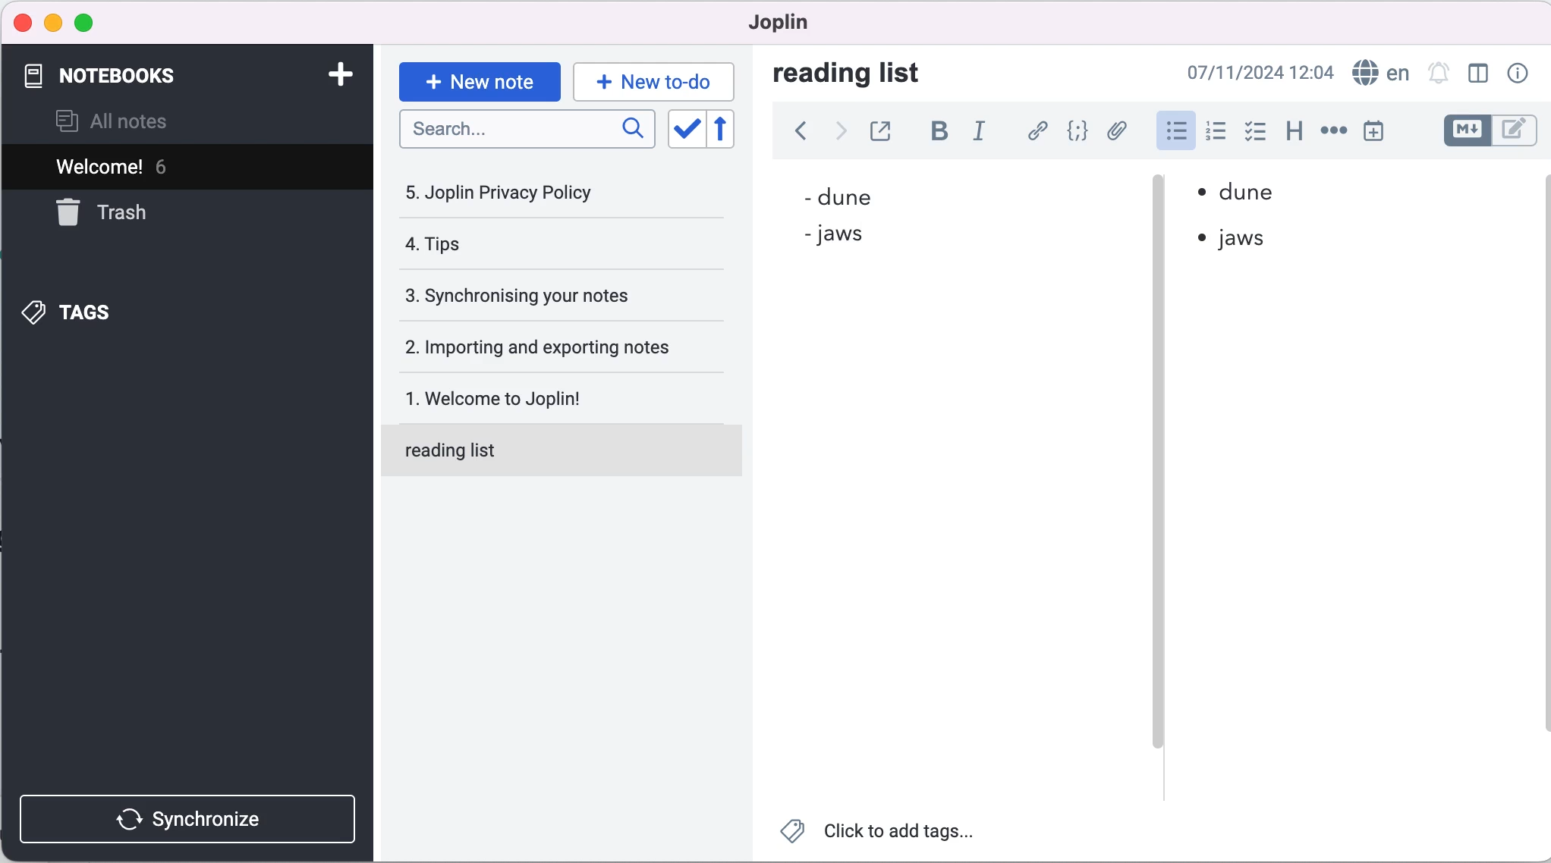 This screenshot has height=863, width=1551. What do you see at coordinates (530, 244) in the screenshot?
I see `tips` at bounding box center [530, 244].